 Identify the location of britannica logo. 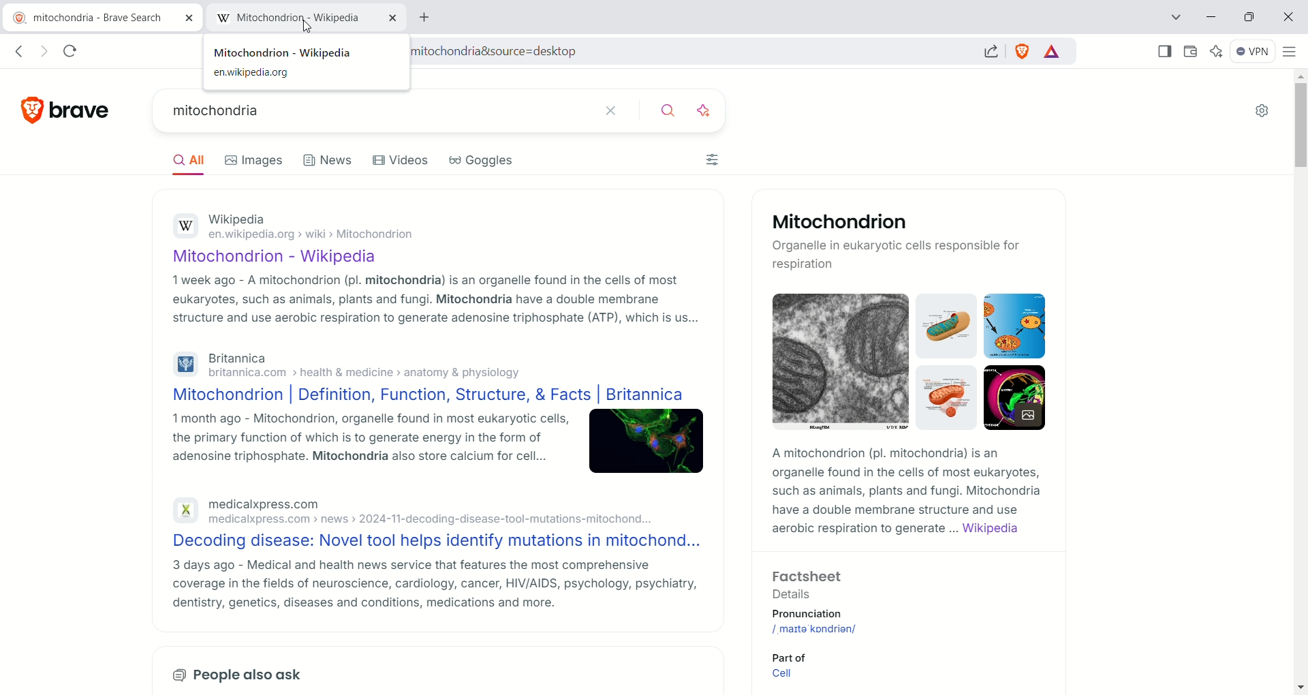
(182, 363).